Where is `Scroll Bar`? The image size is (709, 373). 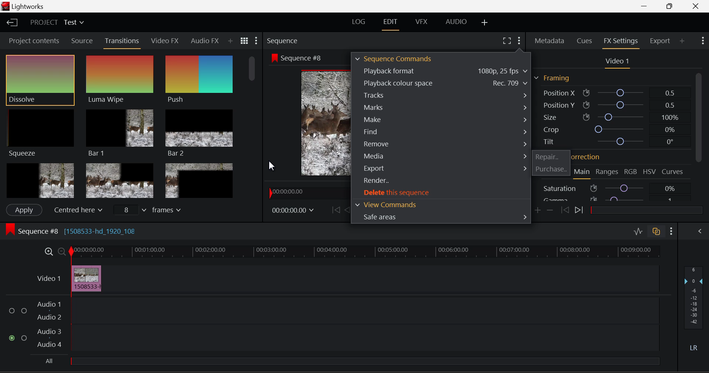
Scroll Bar is located at coordinates (253, 125).